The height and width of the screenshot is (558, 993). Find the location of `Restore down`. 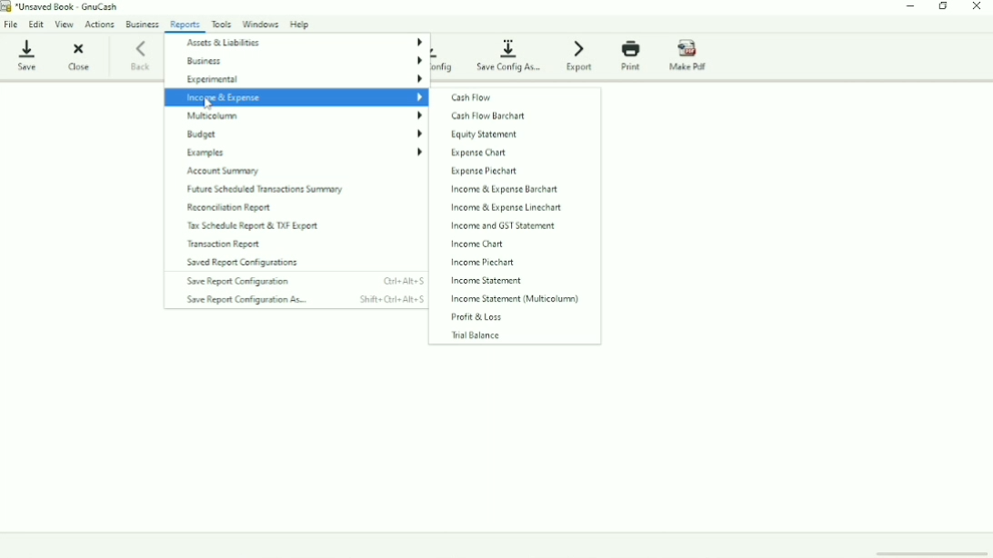

Restore down is located at coordinates (944, 6).